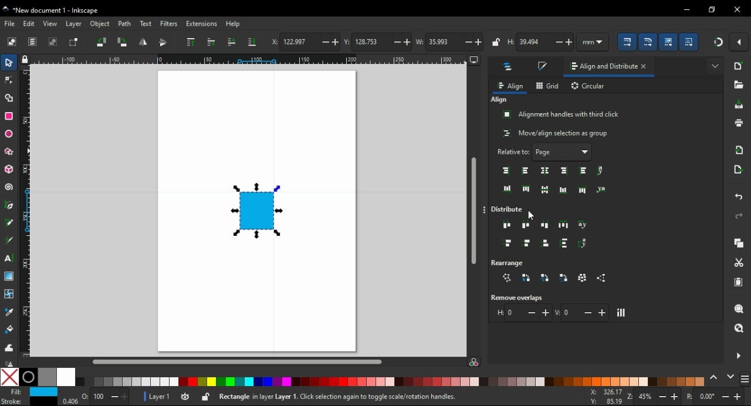  I want to click on pencil tool, so click(9, 223).